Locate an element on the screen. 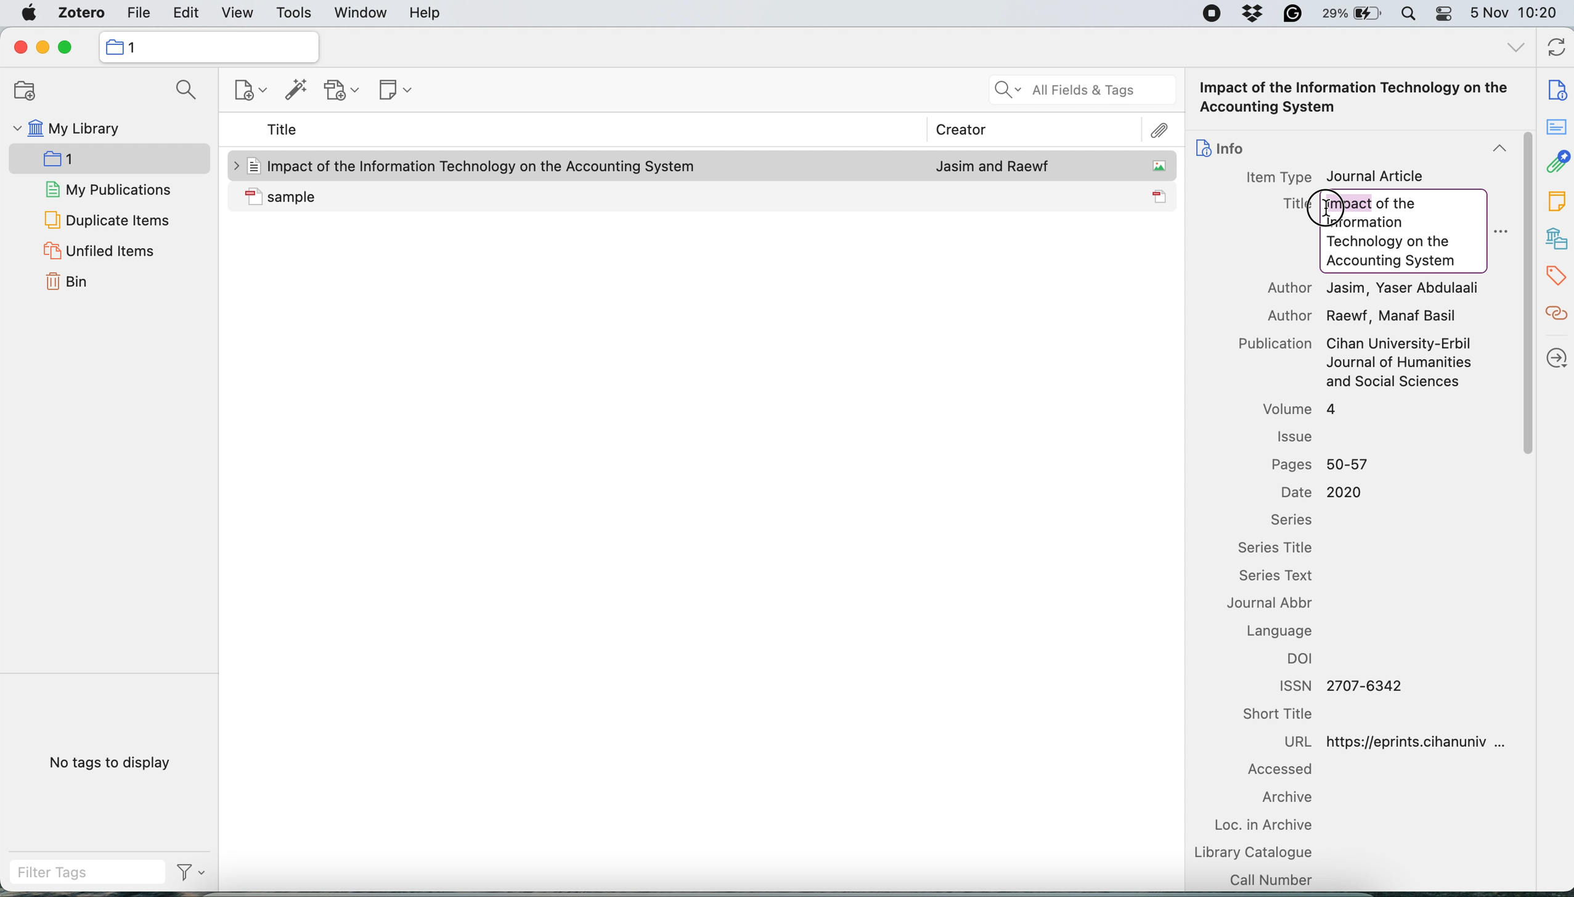 This screenshot has height=897, width=1574. accessed is located at coordinates (1288, 769).